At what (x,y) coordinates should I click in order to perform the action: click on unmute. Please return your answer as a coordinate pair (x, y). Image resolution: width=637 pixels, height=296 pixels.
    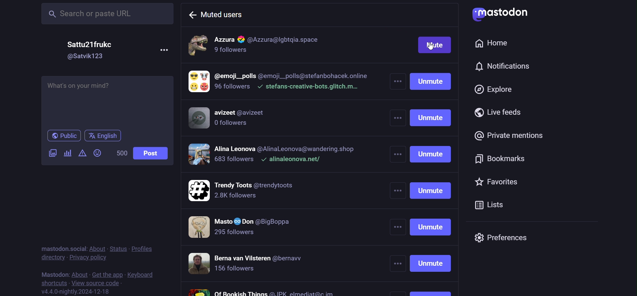
    Looking at the image, I should click on (431, 183).